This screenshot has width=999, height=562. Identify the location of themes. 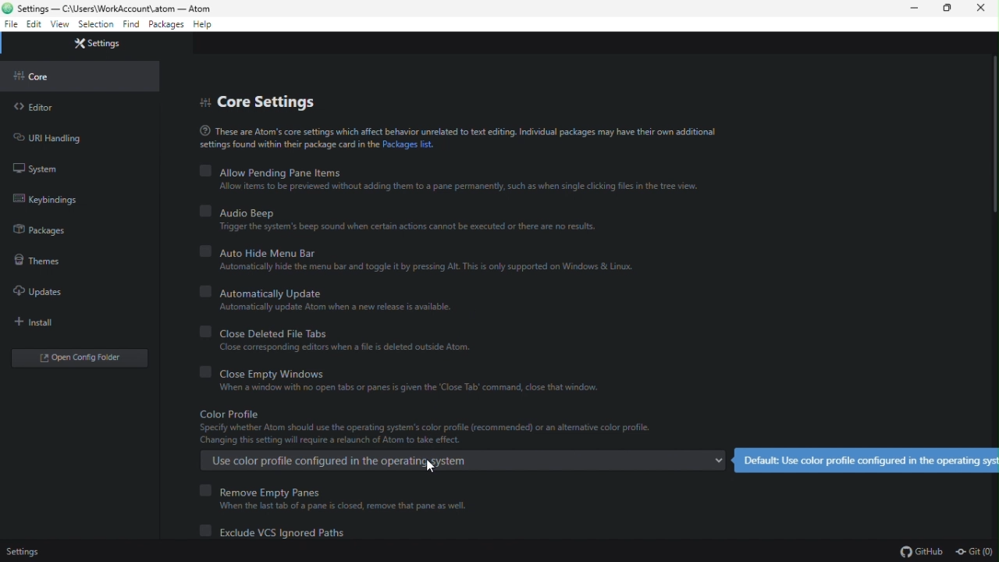
(39, 259).